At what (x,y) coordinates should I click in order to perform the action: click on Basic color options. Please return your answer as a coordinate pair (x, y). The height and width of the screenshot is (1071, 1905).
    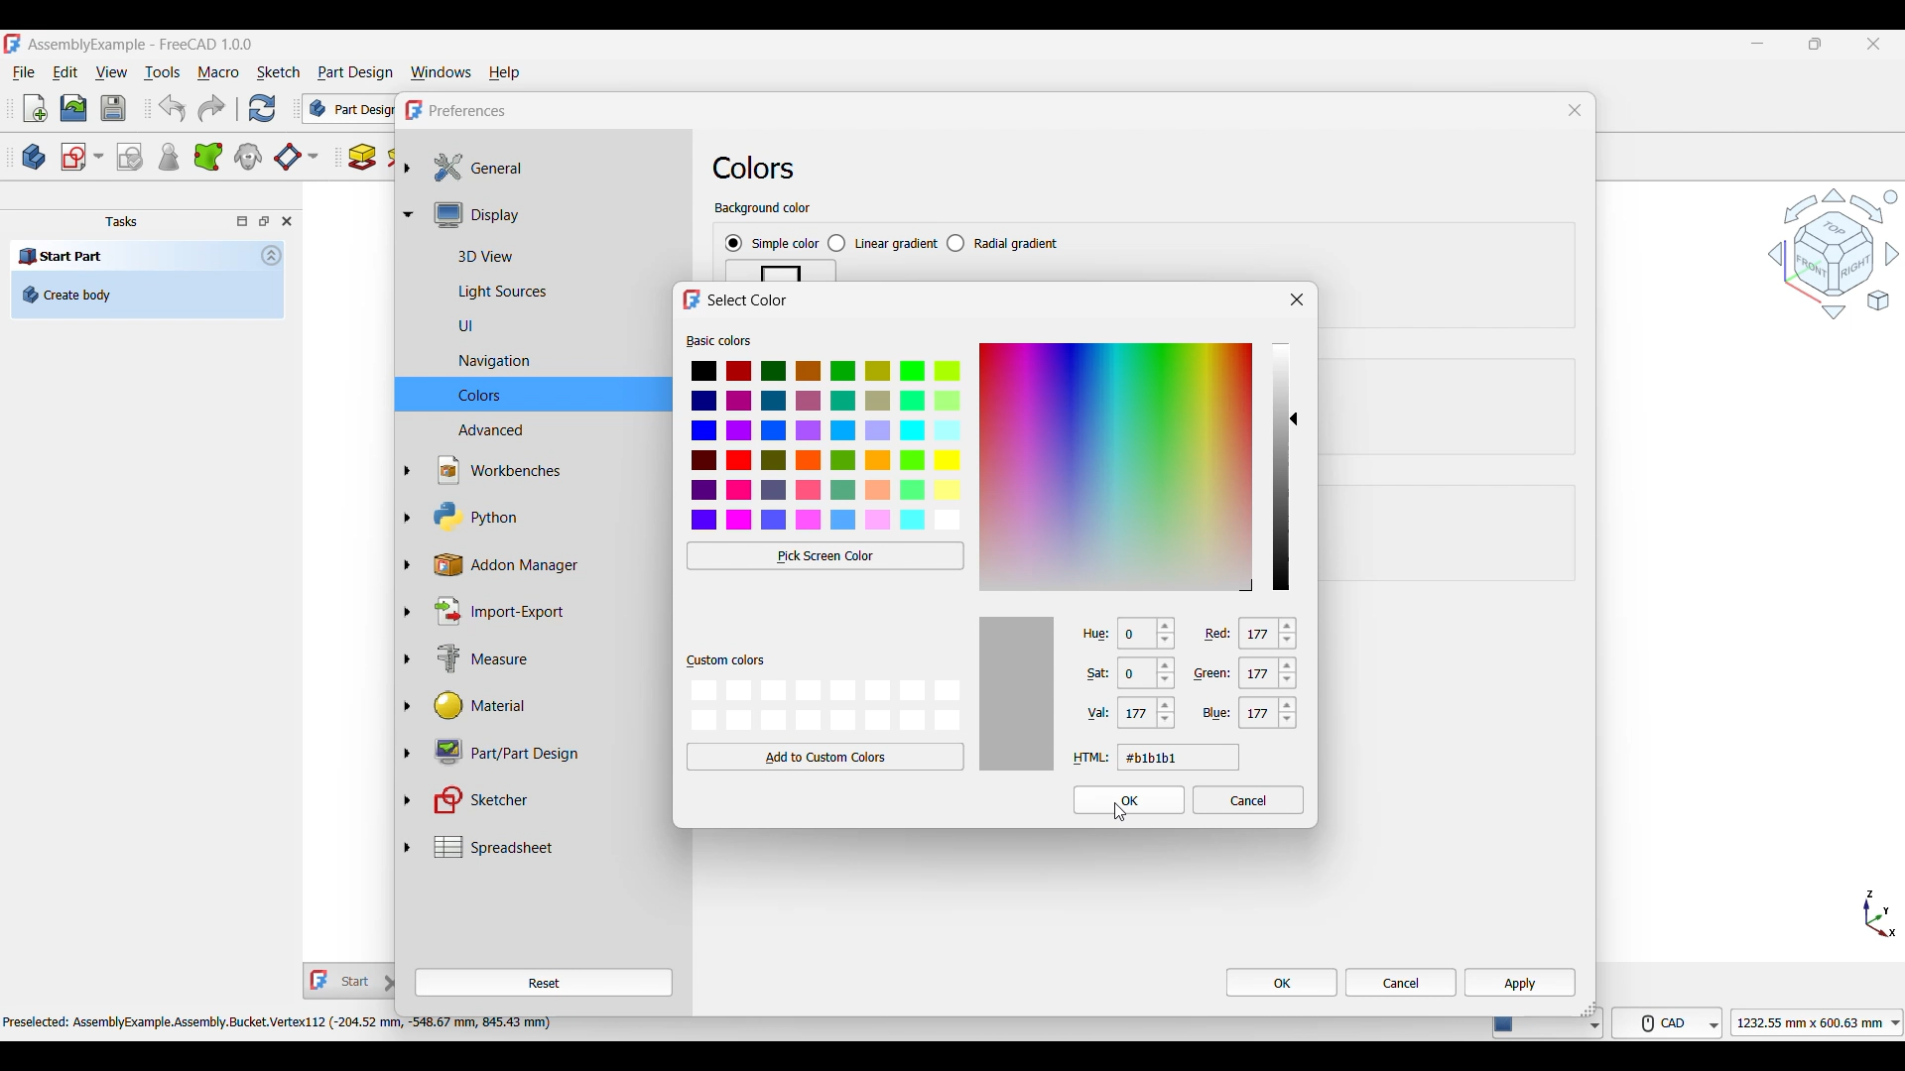
    Looking at the image, I should click on (827, 446).